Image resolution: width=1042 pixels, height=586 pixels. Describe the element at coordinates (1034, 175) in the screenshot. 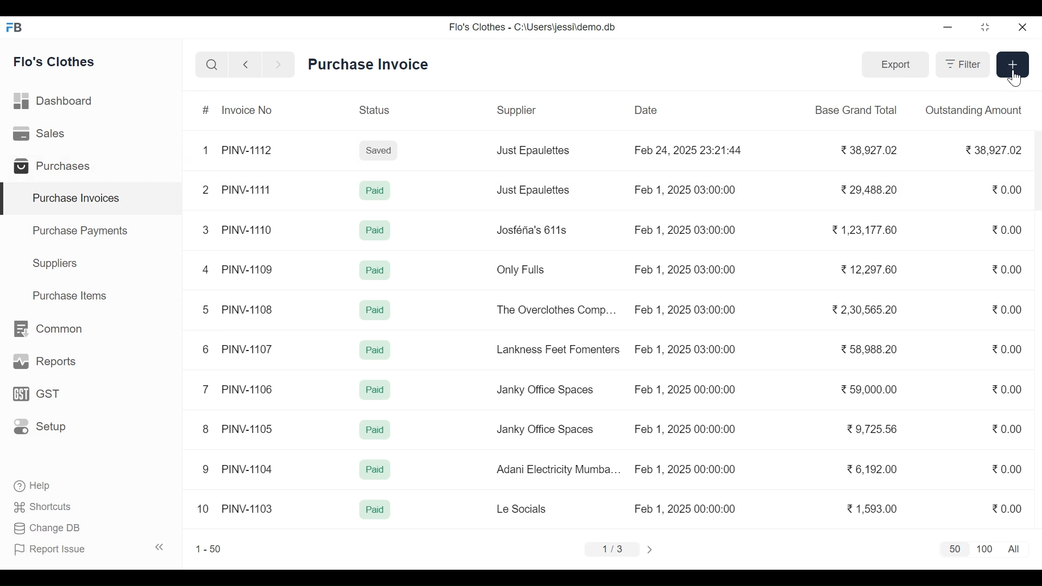

I see `Vertical Scroll bar` at that location.